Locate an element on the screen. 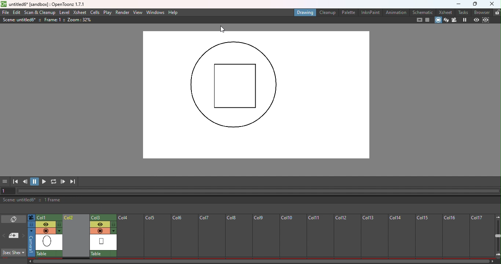  Pause is located at coordinates (35, 181).